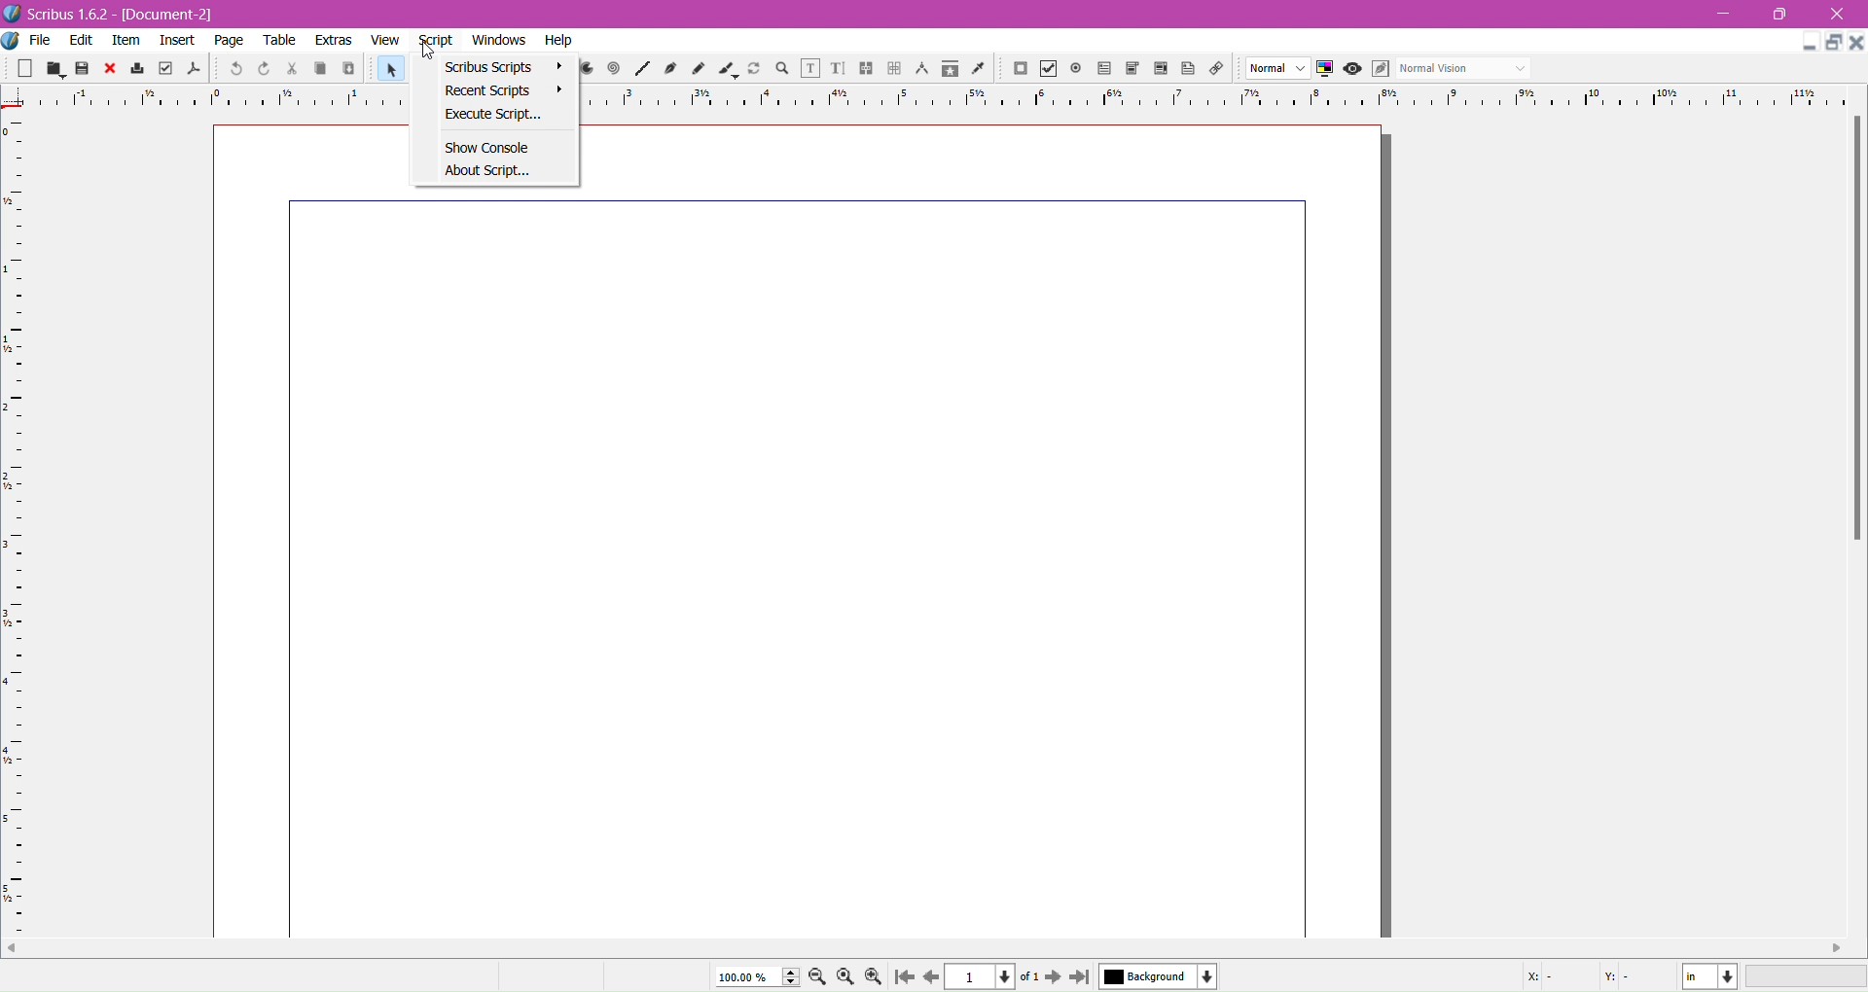  I want to click on Close, so click(107, 69).